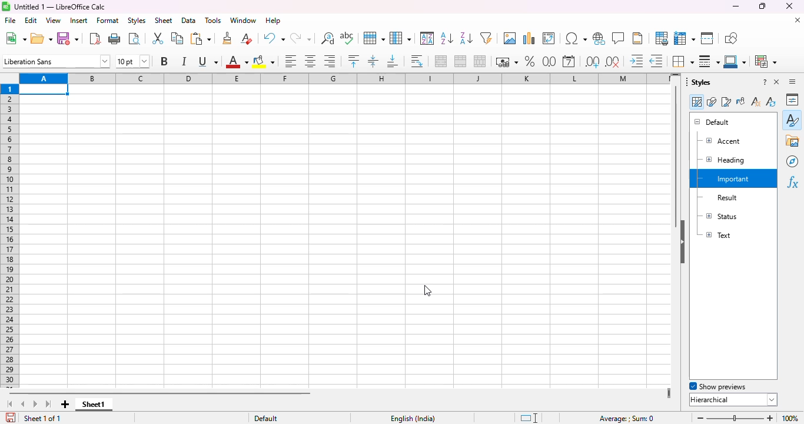 The width and height of the screenshot is (804, 424). What do you see at coordinates (550, 61) in the screenshot?
I see `format as number` at bounding box center [550, 61].